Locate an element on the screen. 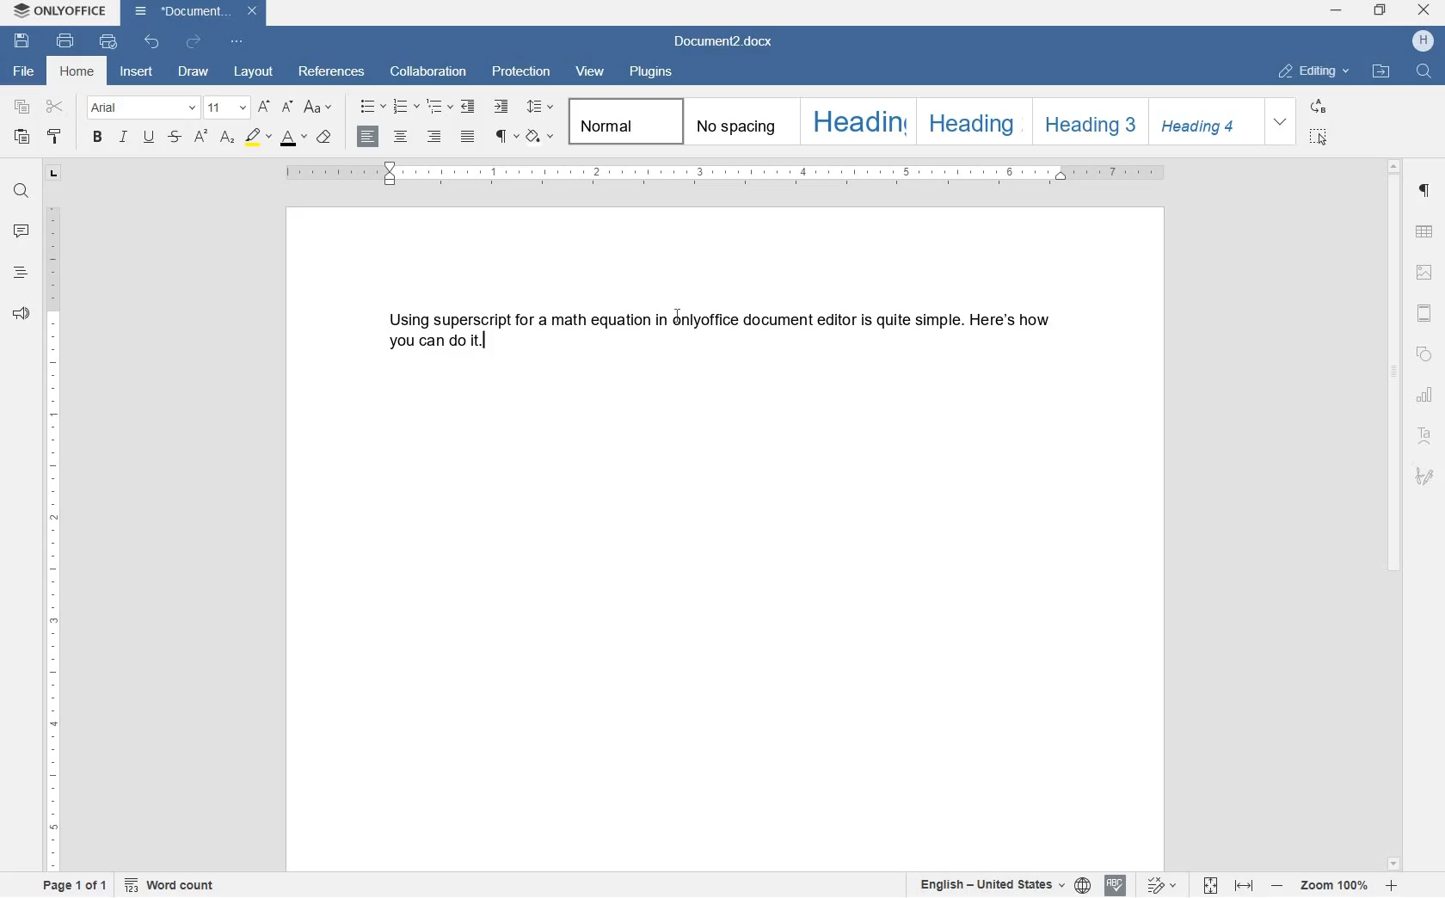 This screenshot has width=1445, height=898. undo is located at coordinates (152, 41).